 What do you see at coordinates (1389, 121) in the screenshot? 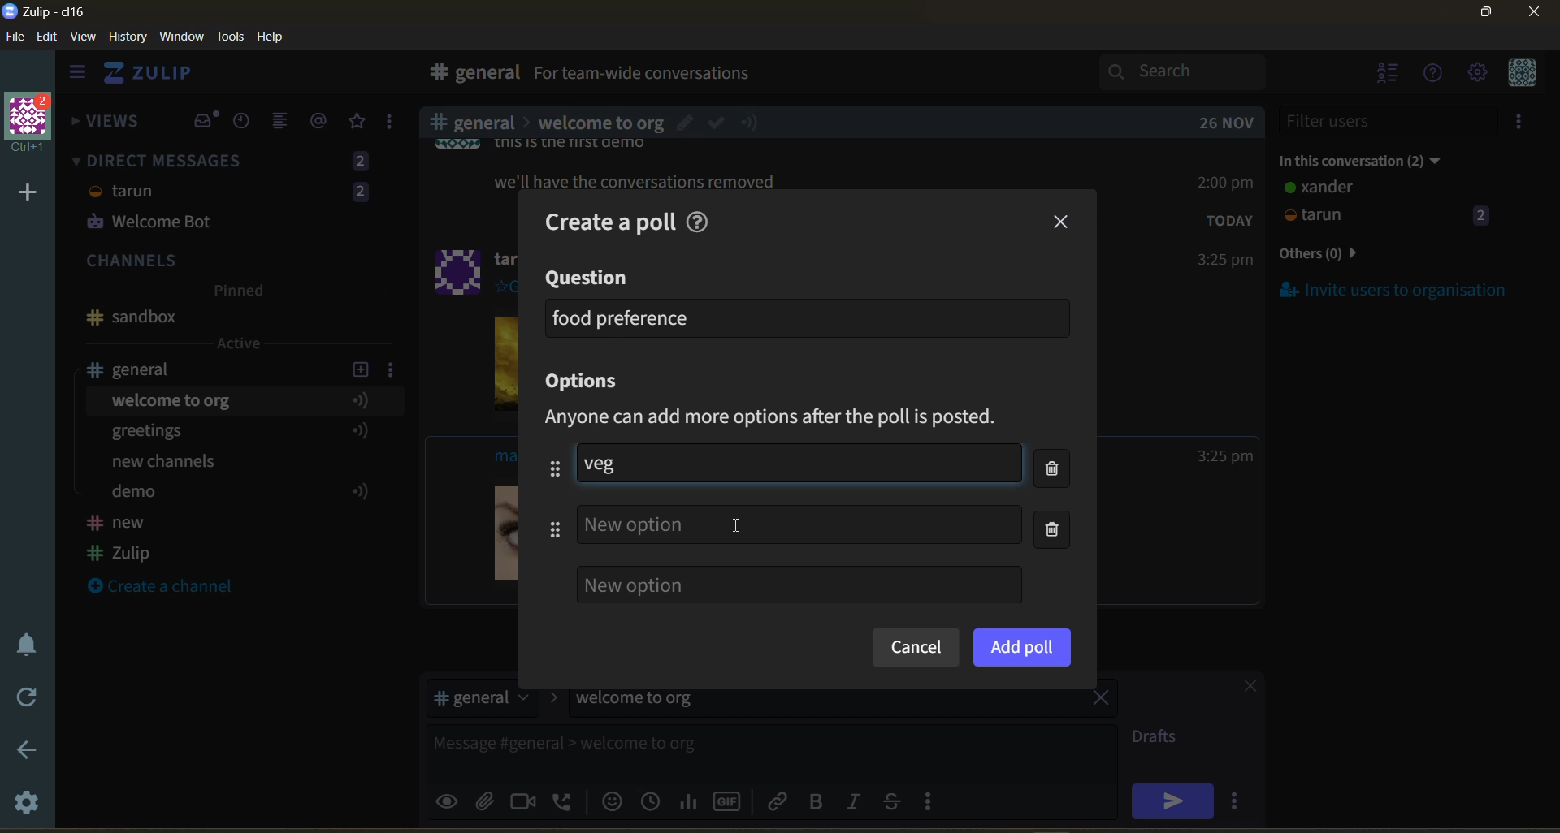
I see `filter users` at bounding box center [1389, 121].